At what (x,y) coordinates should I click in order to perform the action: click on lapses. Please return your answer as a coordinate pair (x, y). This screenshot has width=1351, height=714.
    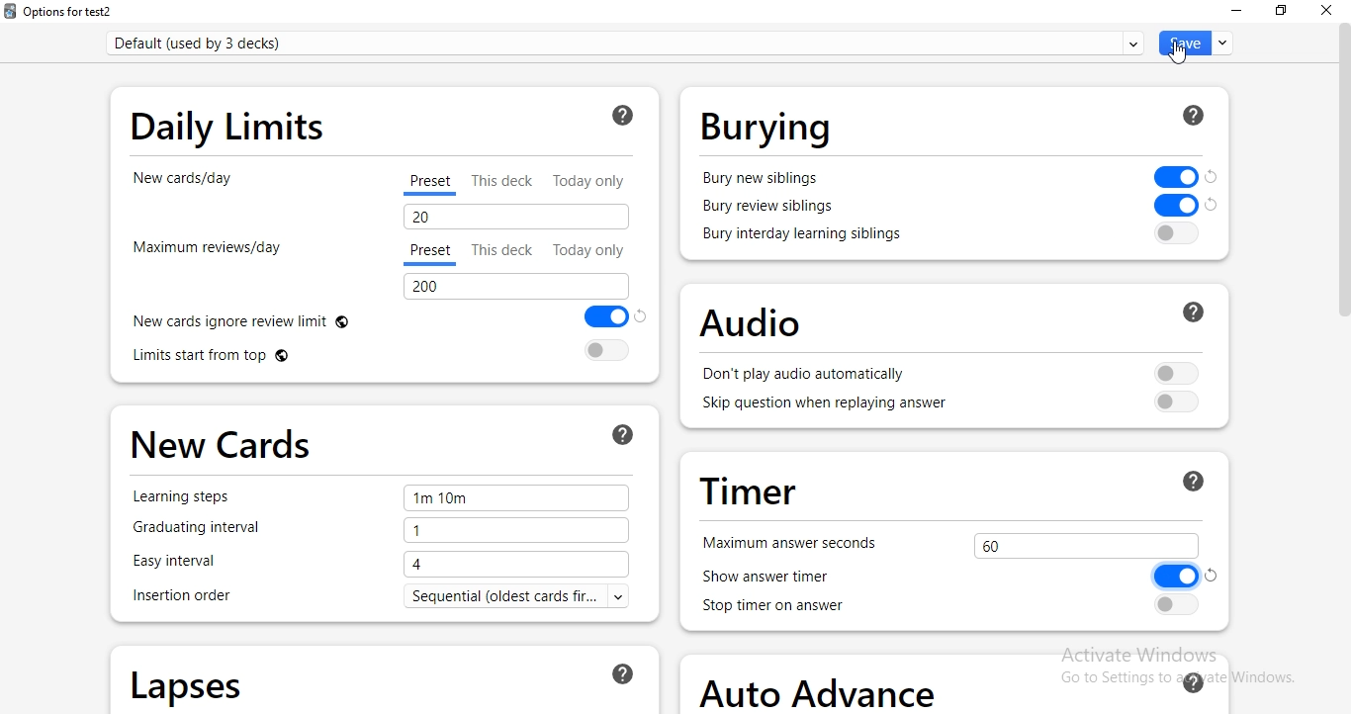
    Looking at the image, I should click on (384, 678).